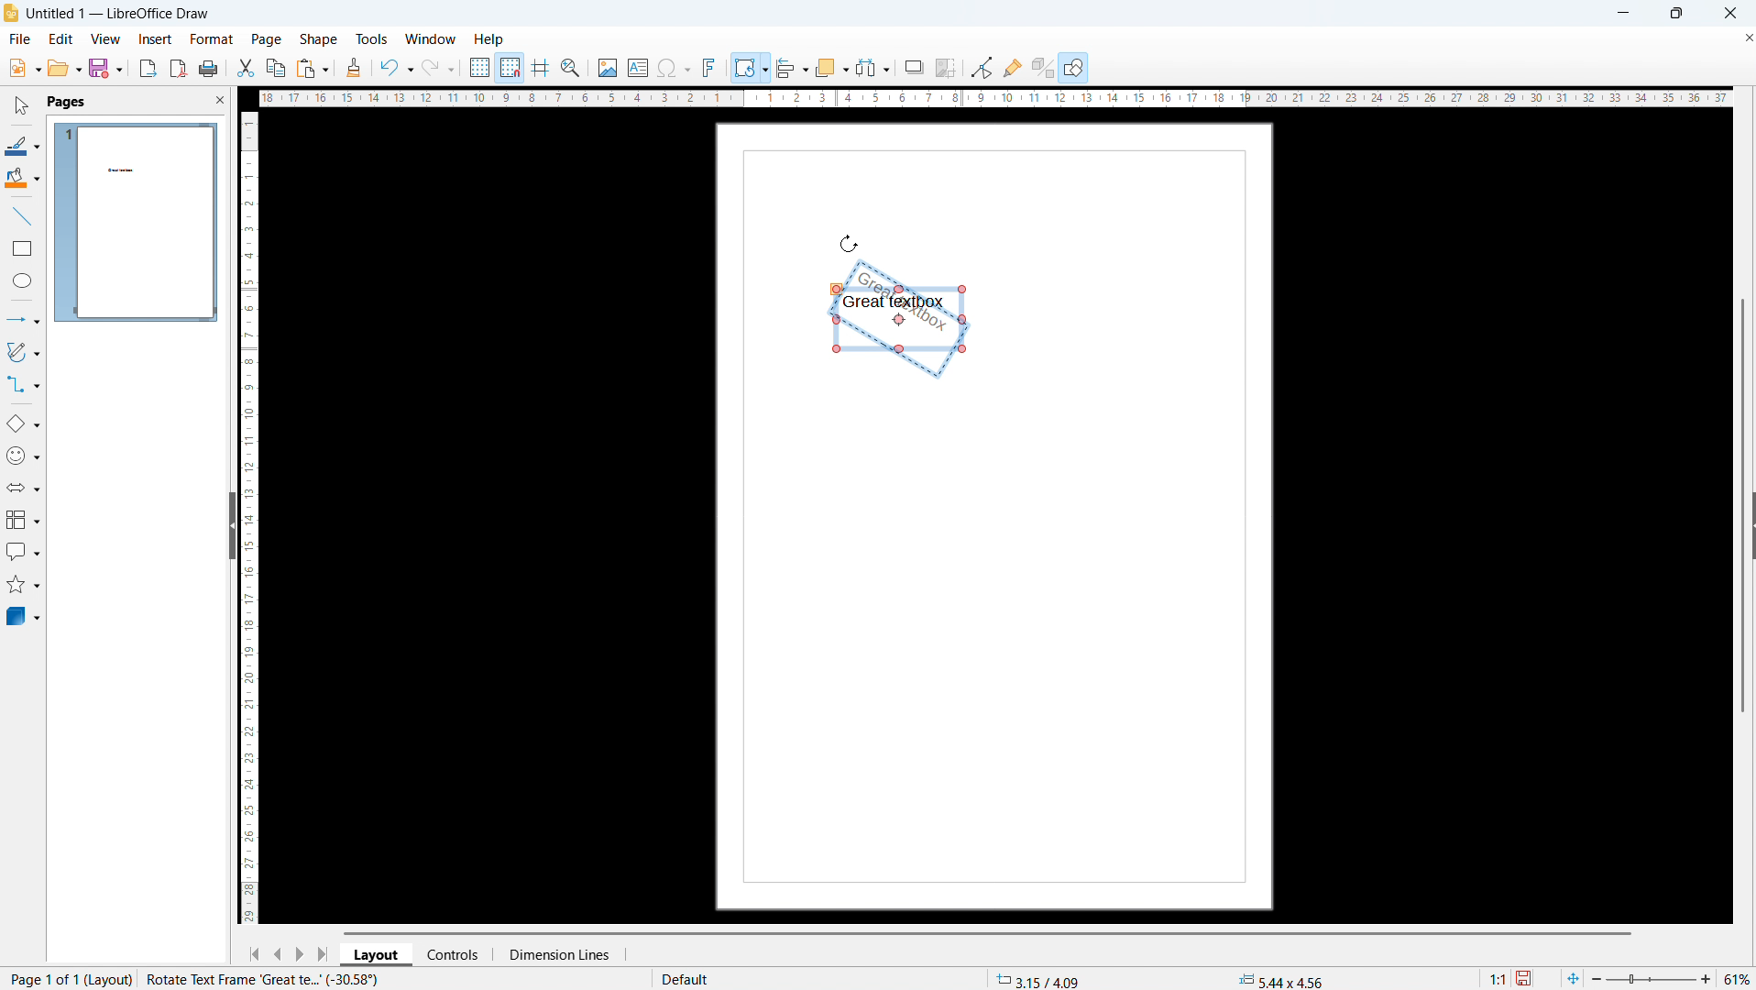  Describe the element at coordinates (1013, 67) in the screenshot. I see `show gluepoint functions` at that location.